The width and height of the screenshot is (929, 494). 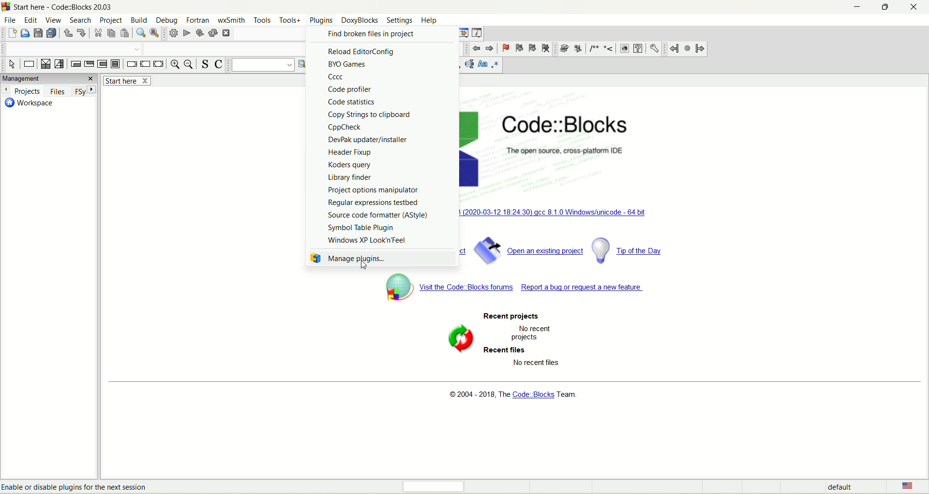 What do you see at coordinates (563, 49) in the screenshot?
I see `Run doxywizard` at bounding box center [563, 49].